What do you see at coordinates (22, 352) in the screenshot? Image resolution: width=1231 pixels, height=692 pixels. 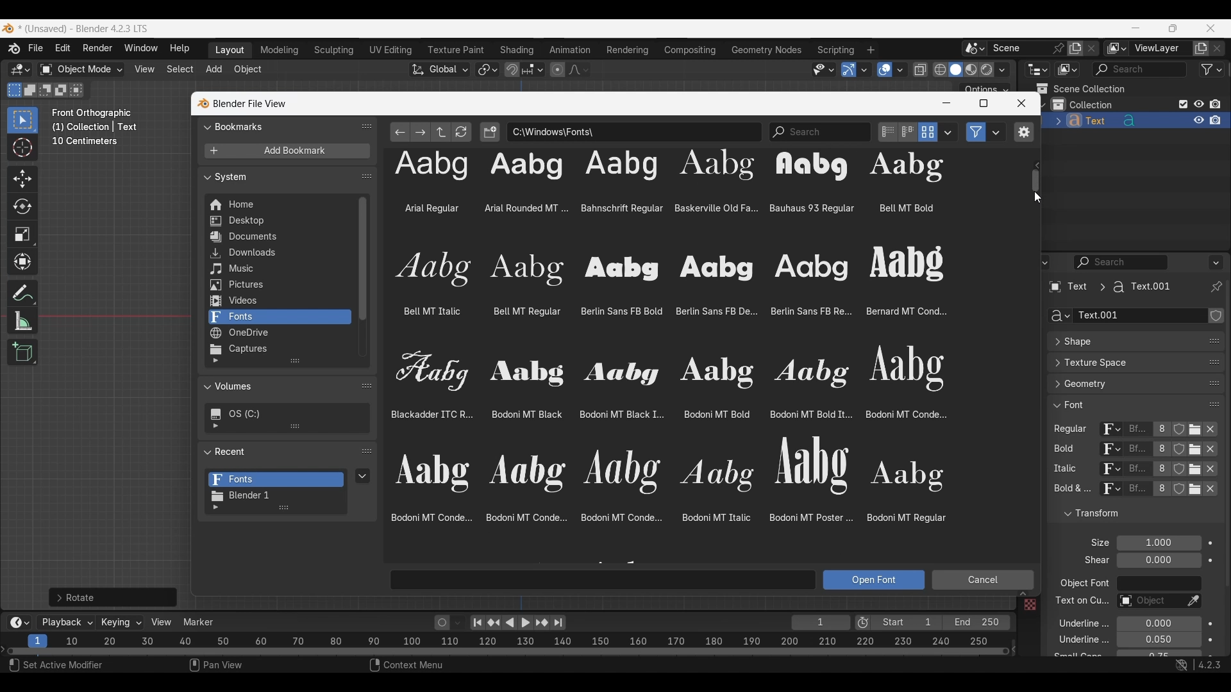 I see `Add cube` at bounding box center [22, 352].